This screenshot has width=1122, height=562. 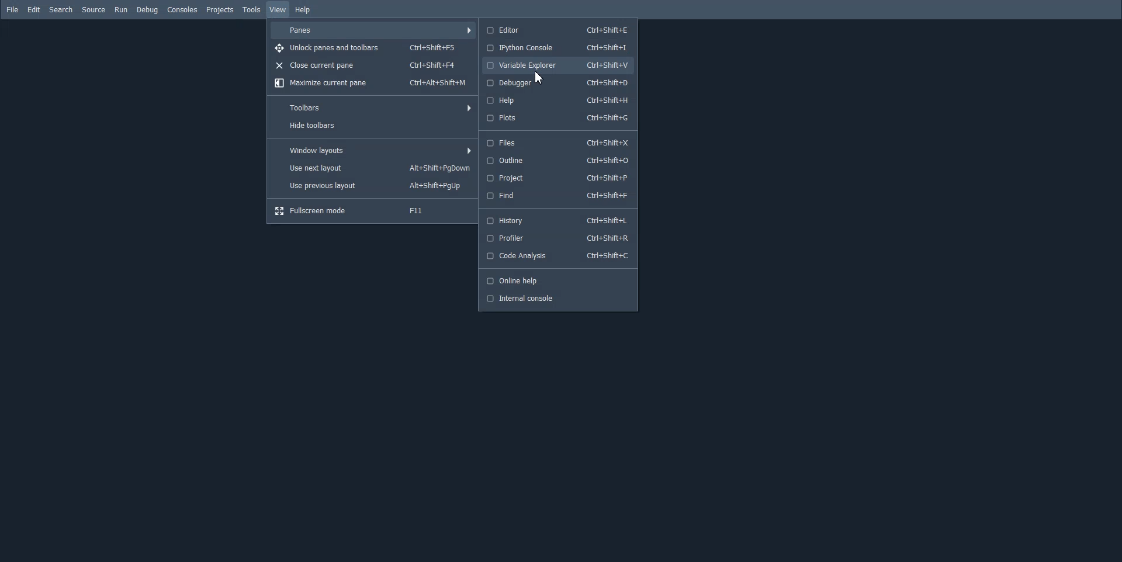 What do you see at coordinates (61, 9) in the screenshot?
I see `Search` at bounding box center [61, 9].